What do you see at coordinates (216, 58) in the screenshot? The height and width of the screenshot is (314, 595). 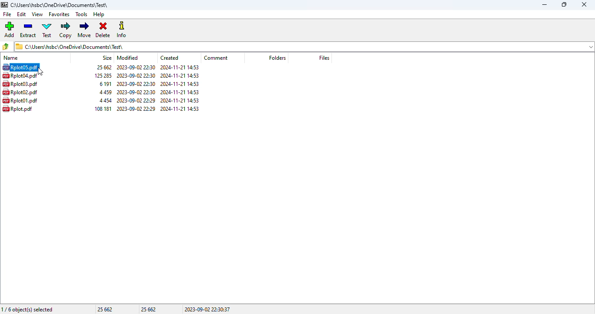 I see `comment` at bounding box center [216, 58].